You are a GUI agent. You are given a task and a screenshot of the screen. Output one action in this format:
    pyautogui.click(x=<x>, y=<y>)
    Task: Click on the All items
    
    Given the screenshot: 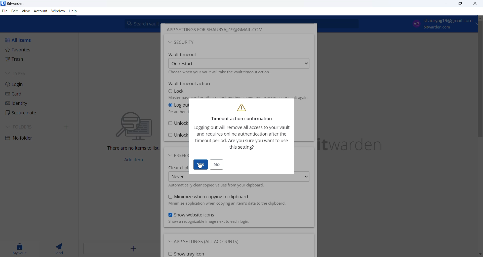 What is the action you would take?
    pyautogui.click(x=21, y=39)
    